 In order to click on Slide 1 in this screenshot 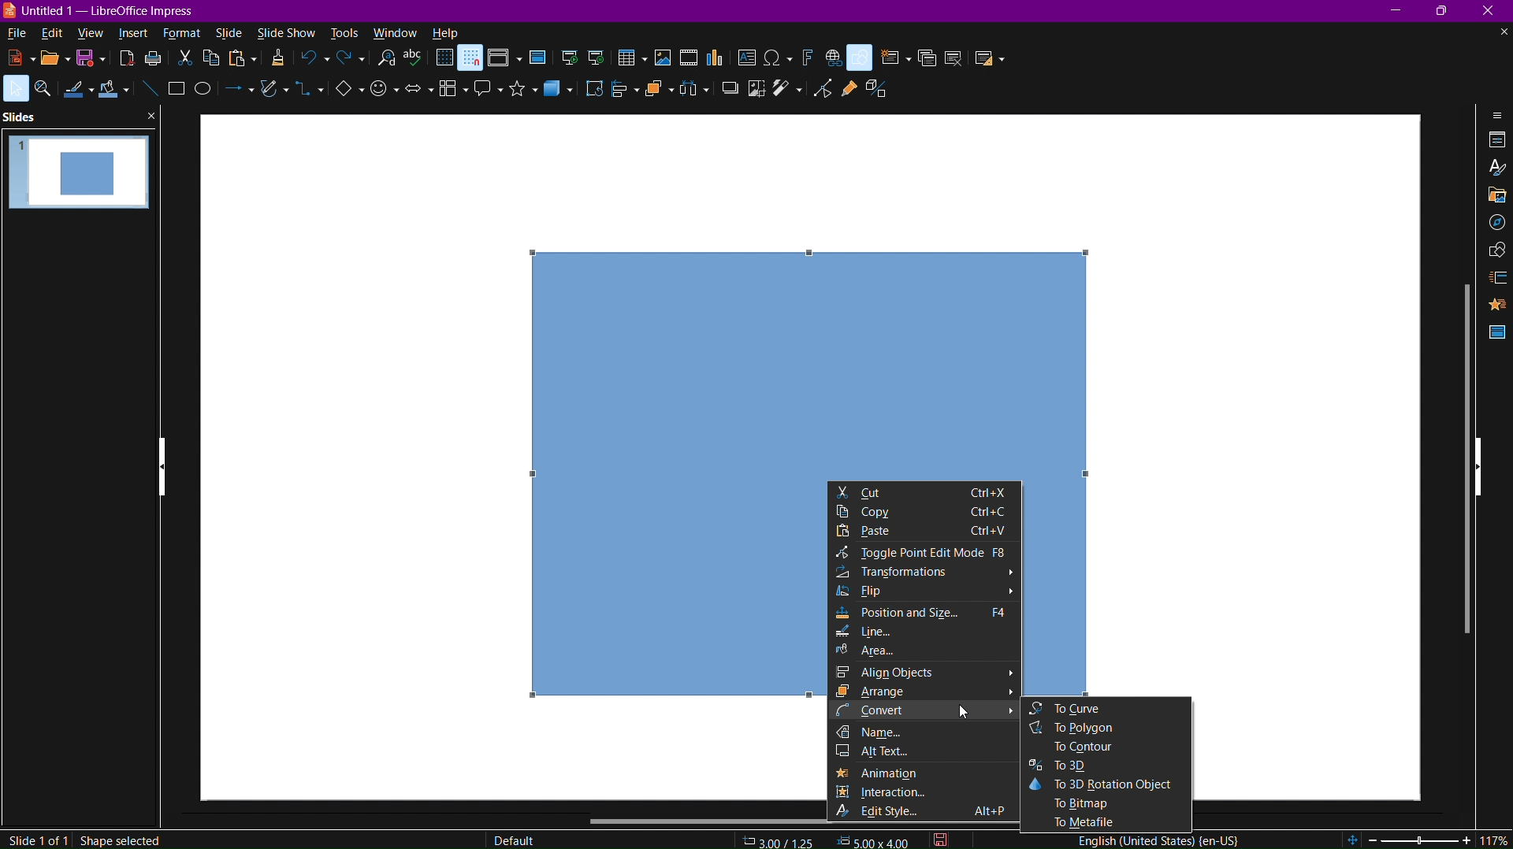, I will do `click(80, 179)`.